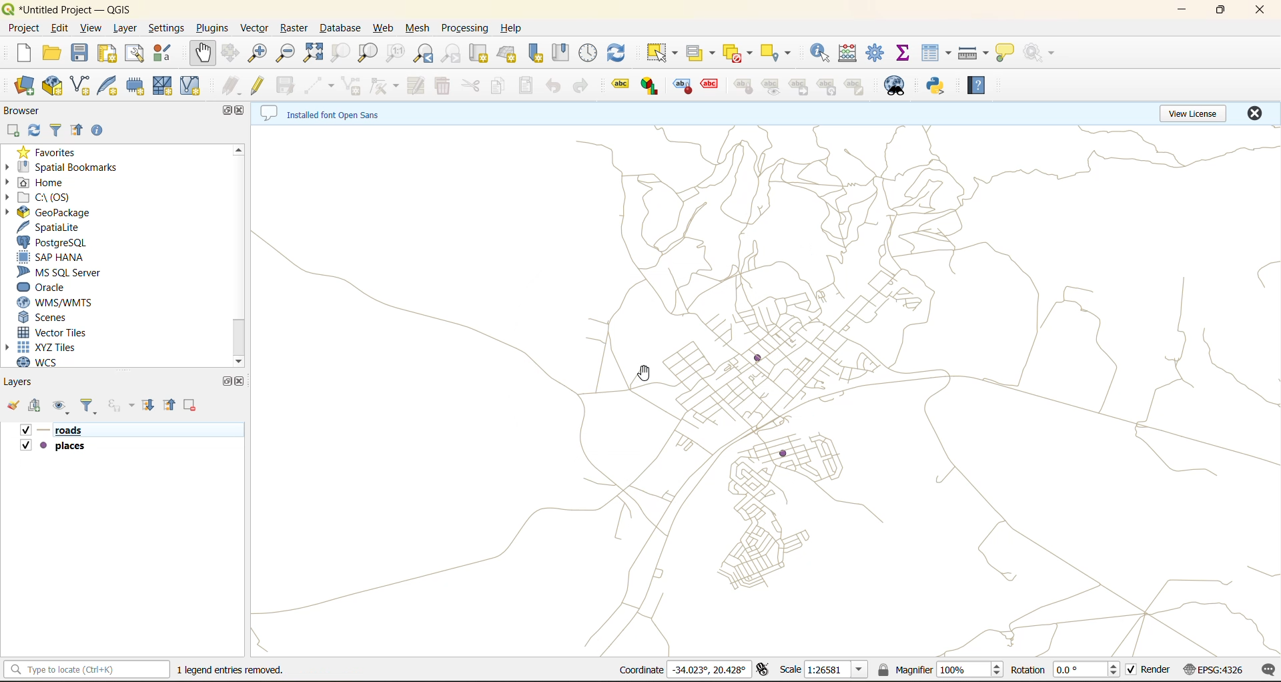  Describe the element at coordinates (11, 131) in the screenshot. I see `add` at that location.